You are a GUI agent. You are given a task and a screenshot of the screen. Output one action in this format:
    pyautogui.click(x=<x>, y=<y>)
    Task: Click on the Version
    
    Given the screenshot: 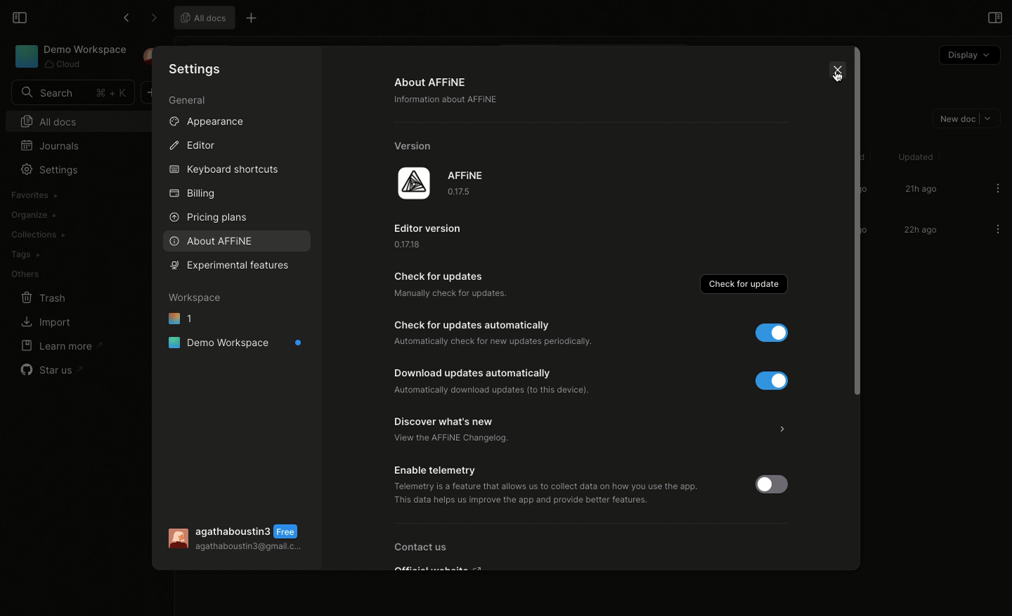 What is the action you would take?
    pyautogui.click(x=417, y=146)
    